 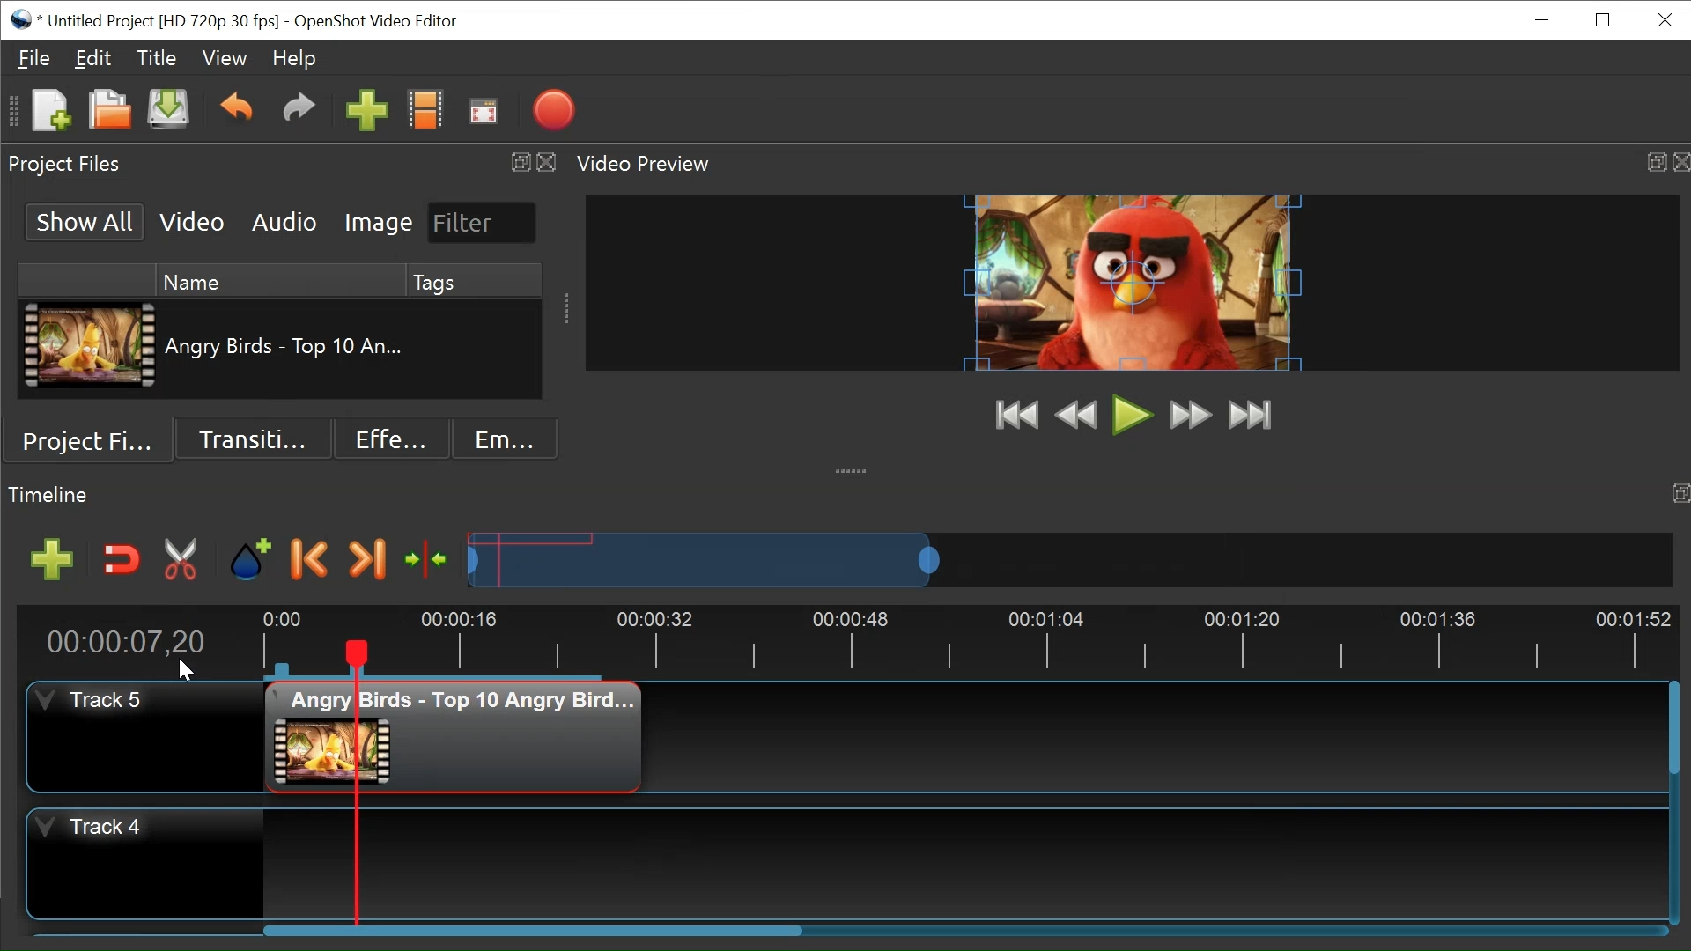 What do you see at coordinates (22, 19) in the screenshot?
I see `Openshot Desktop icon` at bounding box center [22, 19].